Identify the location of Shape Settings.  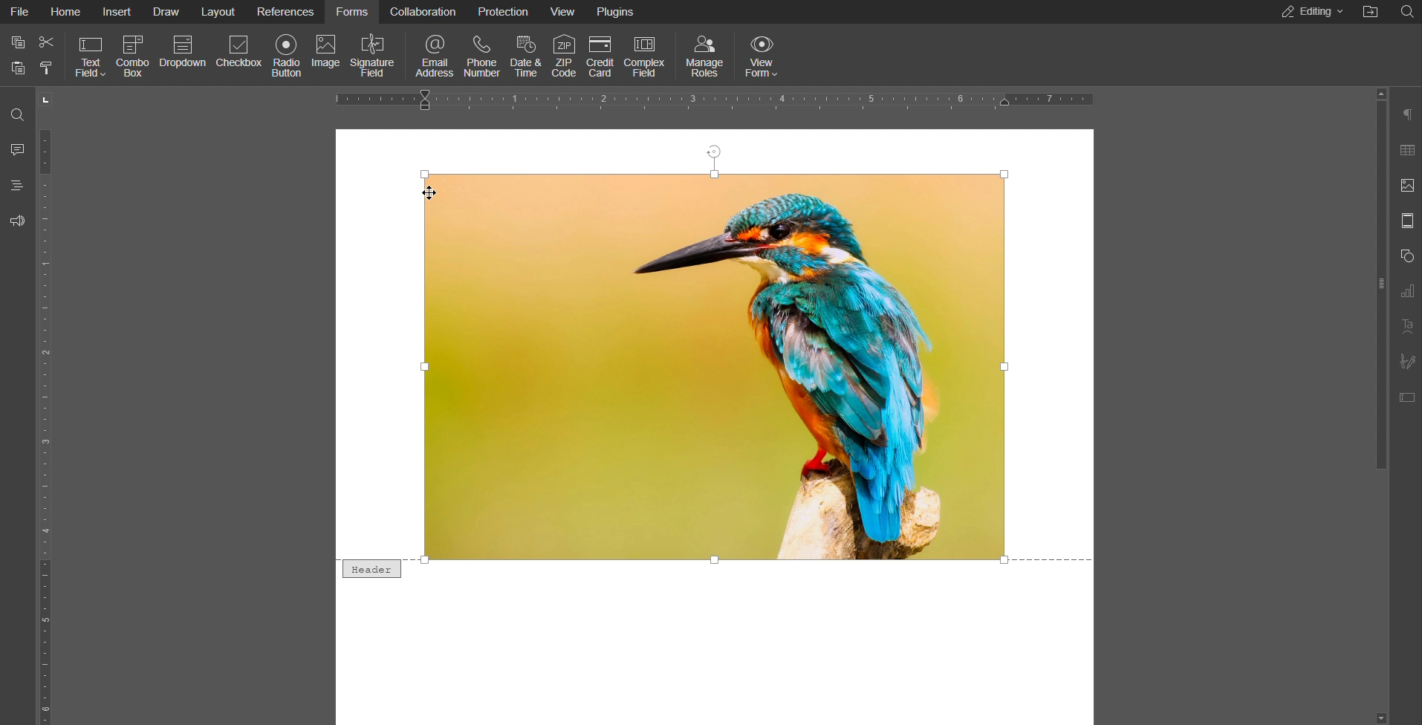
(1406, 256).